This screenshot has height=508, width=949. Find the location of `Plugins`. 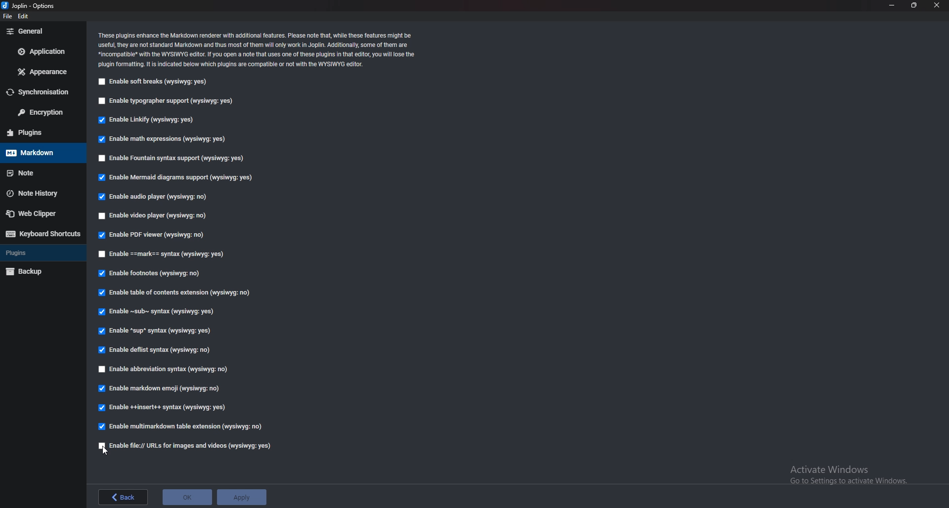

Plugins is located at coordinates (36, 253).